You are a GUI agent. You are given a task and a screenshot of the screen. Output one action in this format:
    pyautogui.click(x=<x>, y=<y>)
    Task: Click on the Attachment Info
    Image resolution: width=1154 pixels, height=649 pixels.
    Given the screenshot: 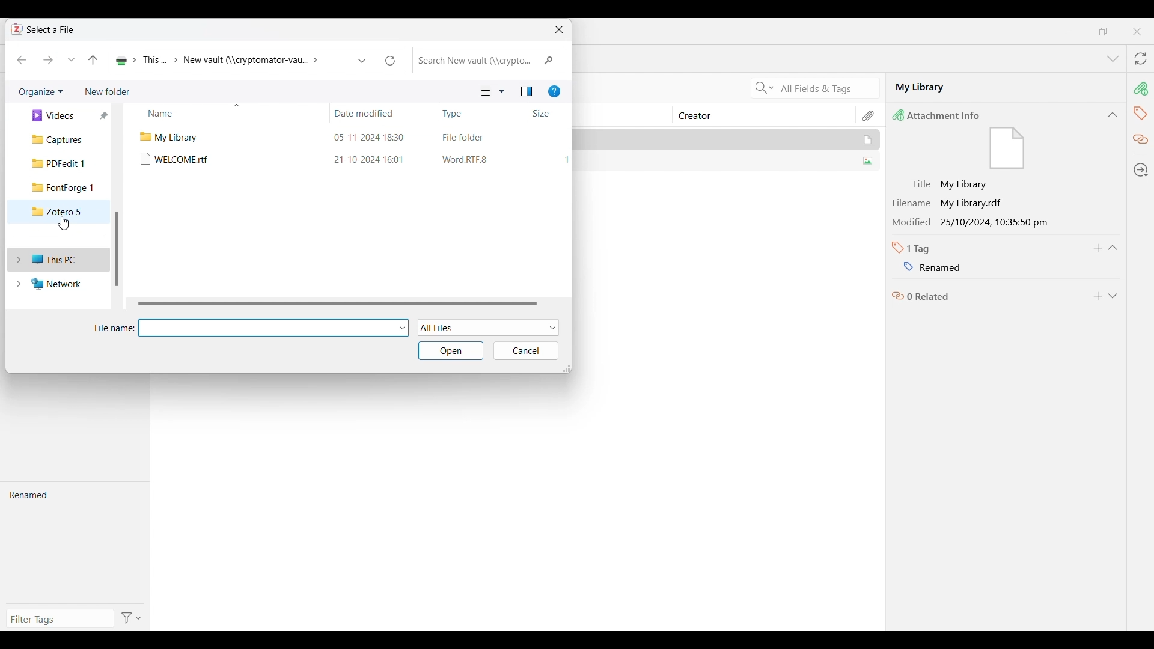 What is the action you would take?
    pyautogui.click(x=941, y=115)
    